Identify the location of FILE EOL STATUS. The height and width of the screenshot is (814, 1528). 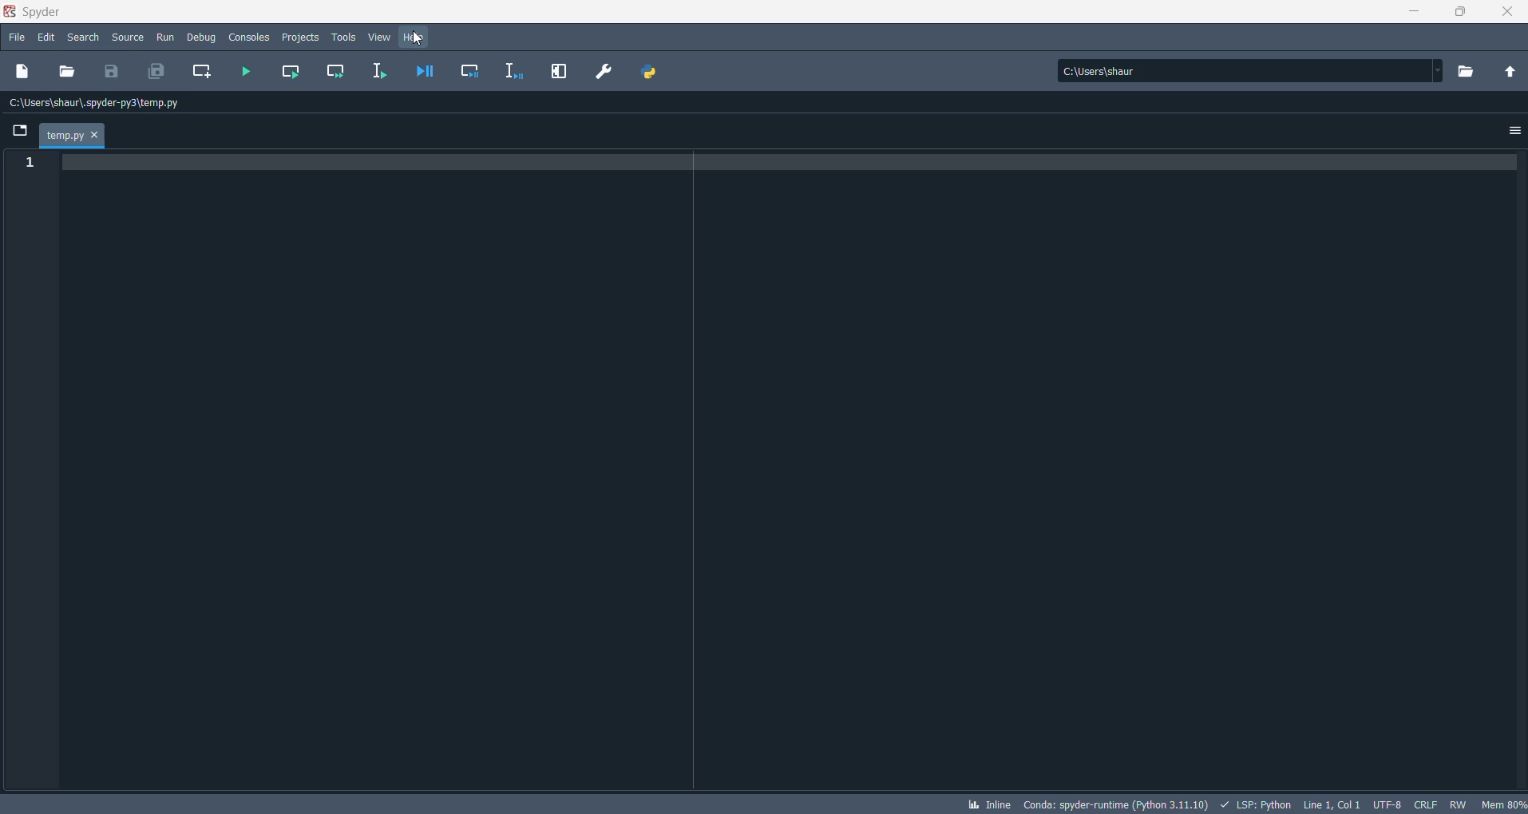
(1423, 804).